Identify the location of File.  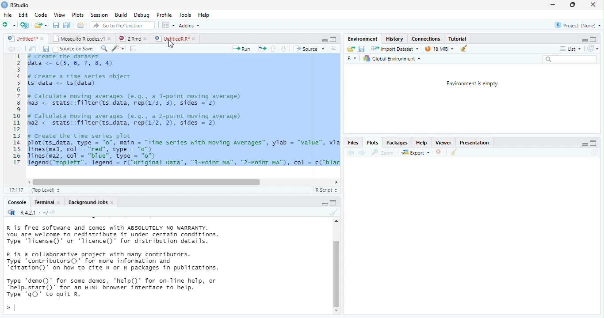
(7, 15).